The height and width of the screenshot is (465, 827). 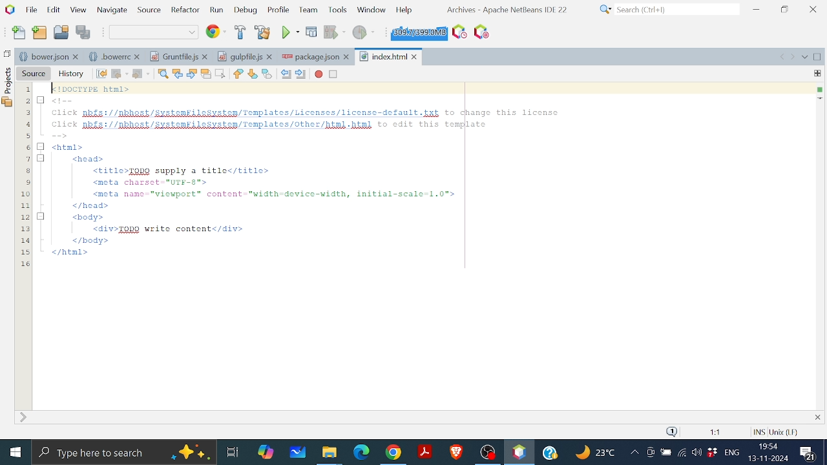 What do you see at coordinates (97, 74) in the screenshot?
I see `Last edit` at bounding box center [97, 74].